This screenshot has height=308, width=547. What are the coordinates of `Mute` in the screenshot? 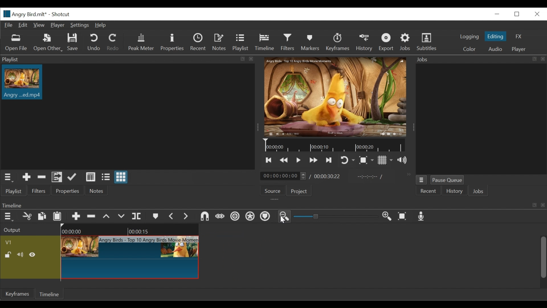 It's located at (20, 254).